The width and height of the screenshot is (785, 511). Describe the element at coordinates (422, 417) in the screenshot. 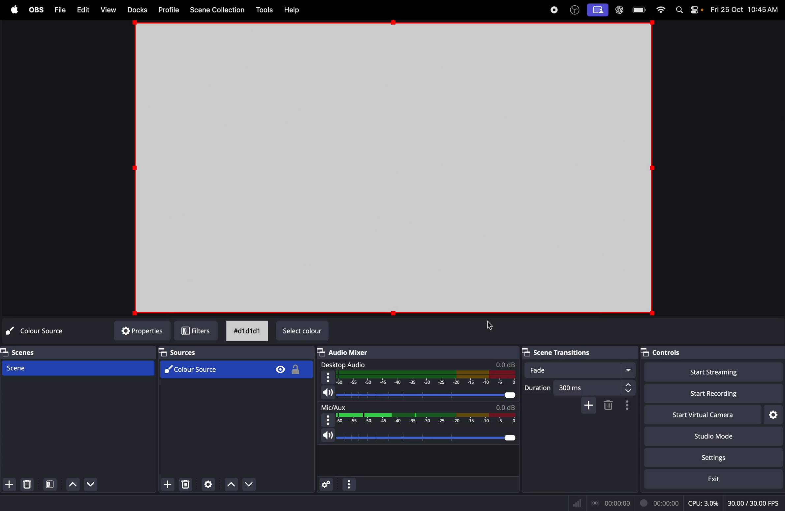

I see `range select` at that location.